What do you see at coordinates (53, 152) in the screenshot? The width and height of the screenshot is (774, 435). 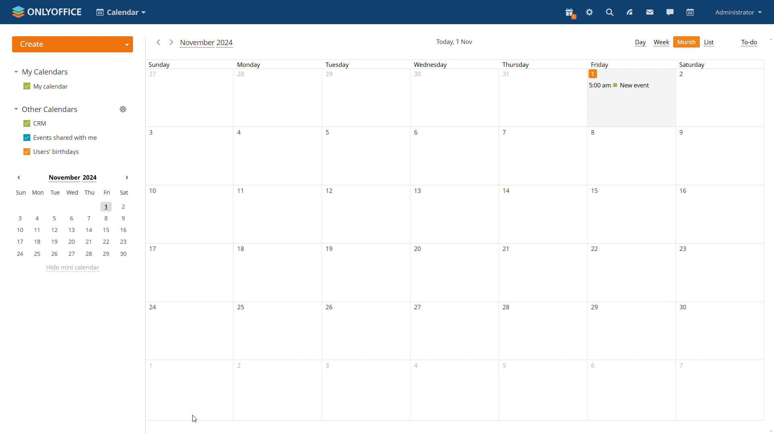 I see `users' birthdays` at bounding box center [53, 152].